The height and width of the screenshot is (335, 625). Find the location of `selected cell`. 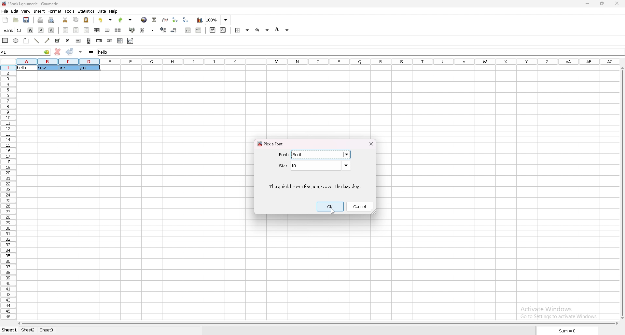

selected cell is located at coordinates (25, 52).